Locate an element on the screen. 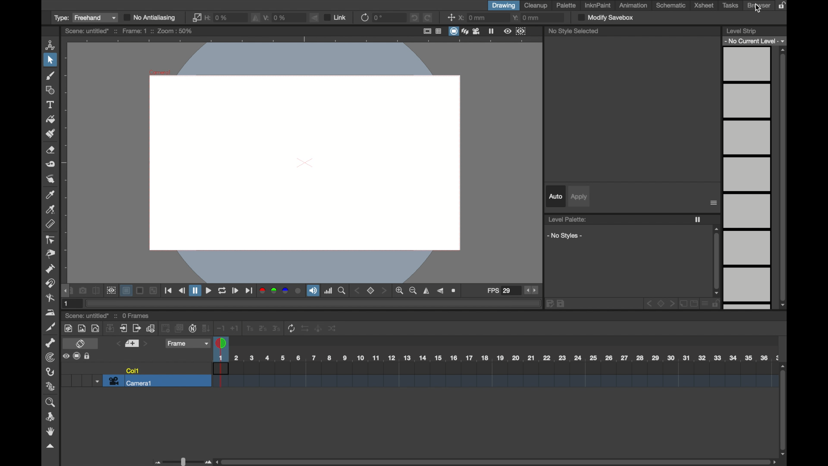 This screenshot has width=828, height=466. auto is located at coordinates (555, 196).